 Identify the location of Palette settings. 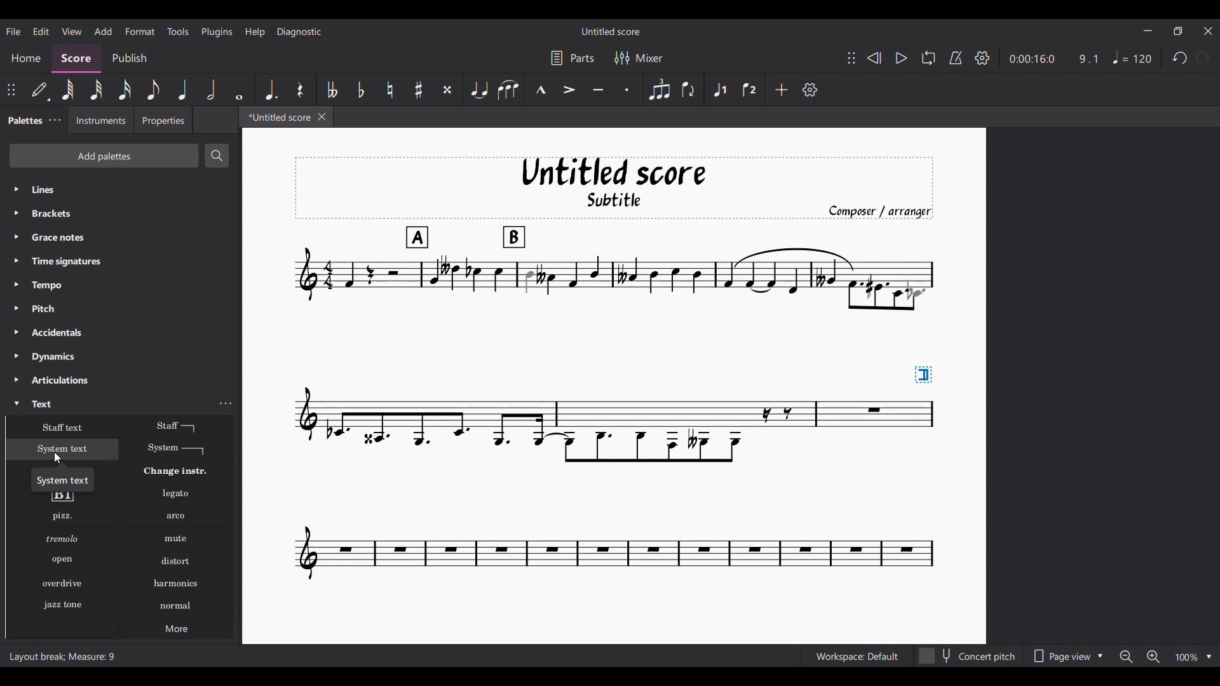
(55, 119).